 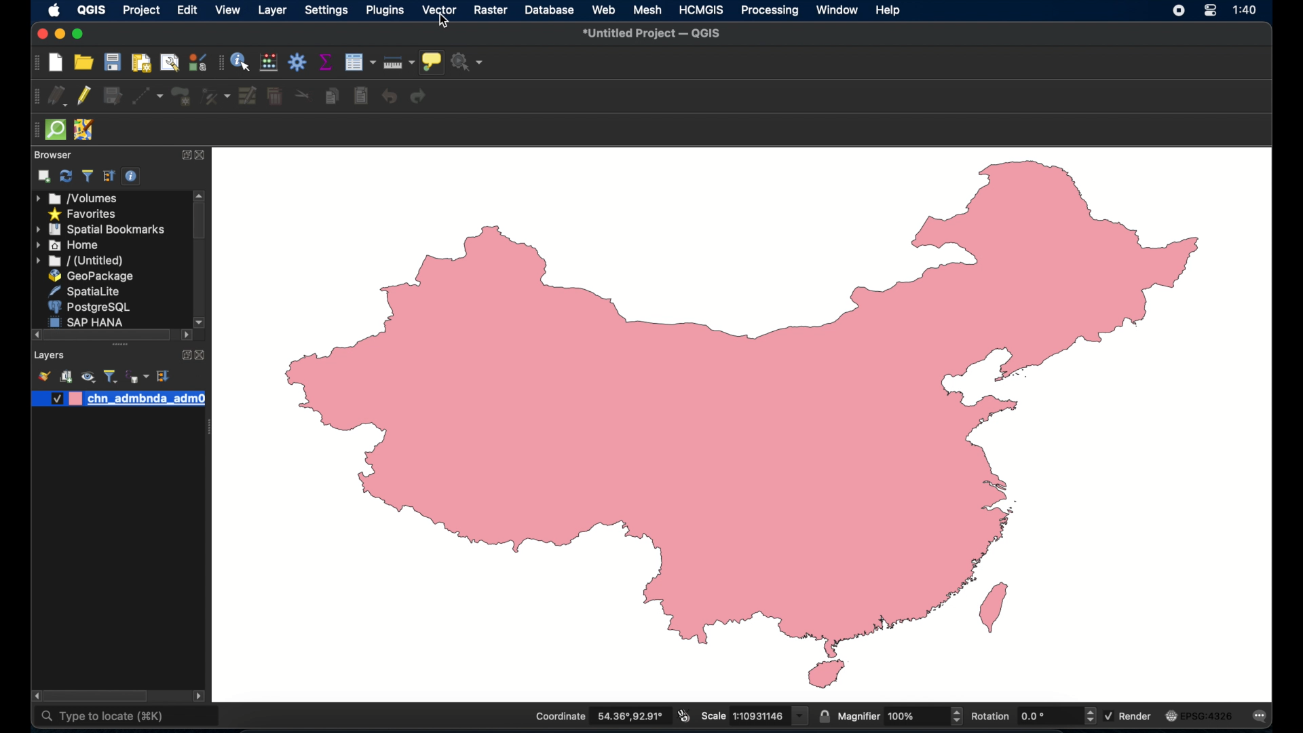 What do you see at coordinates (88, 322) in the screenshot?
I see `sap hana` at bounding box center [88, 322].